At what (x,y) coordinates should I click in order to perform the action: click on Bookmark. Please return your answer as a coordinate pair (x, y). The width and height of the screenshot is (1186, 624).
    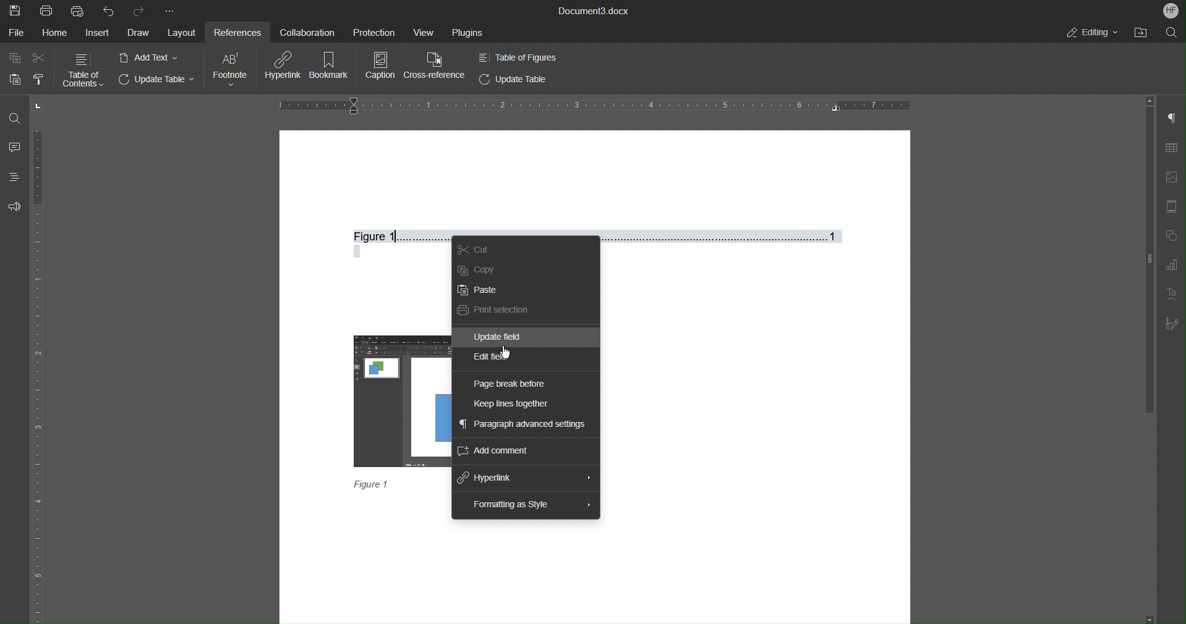
    Looking at the image, I should click on (332, 67).